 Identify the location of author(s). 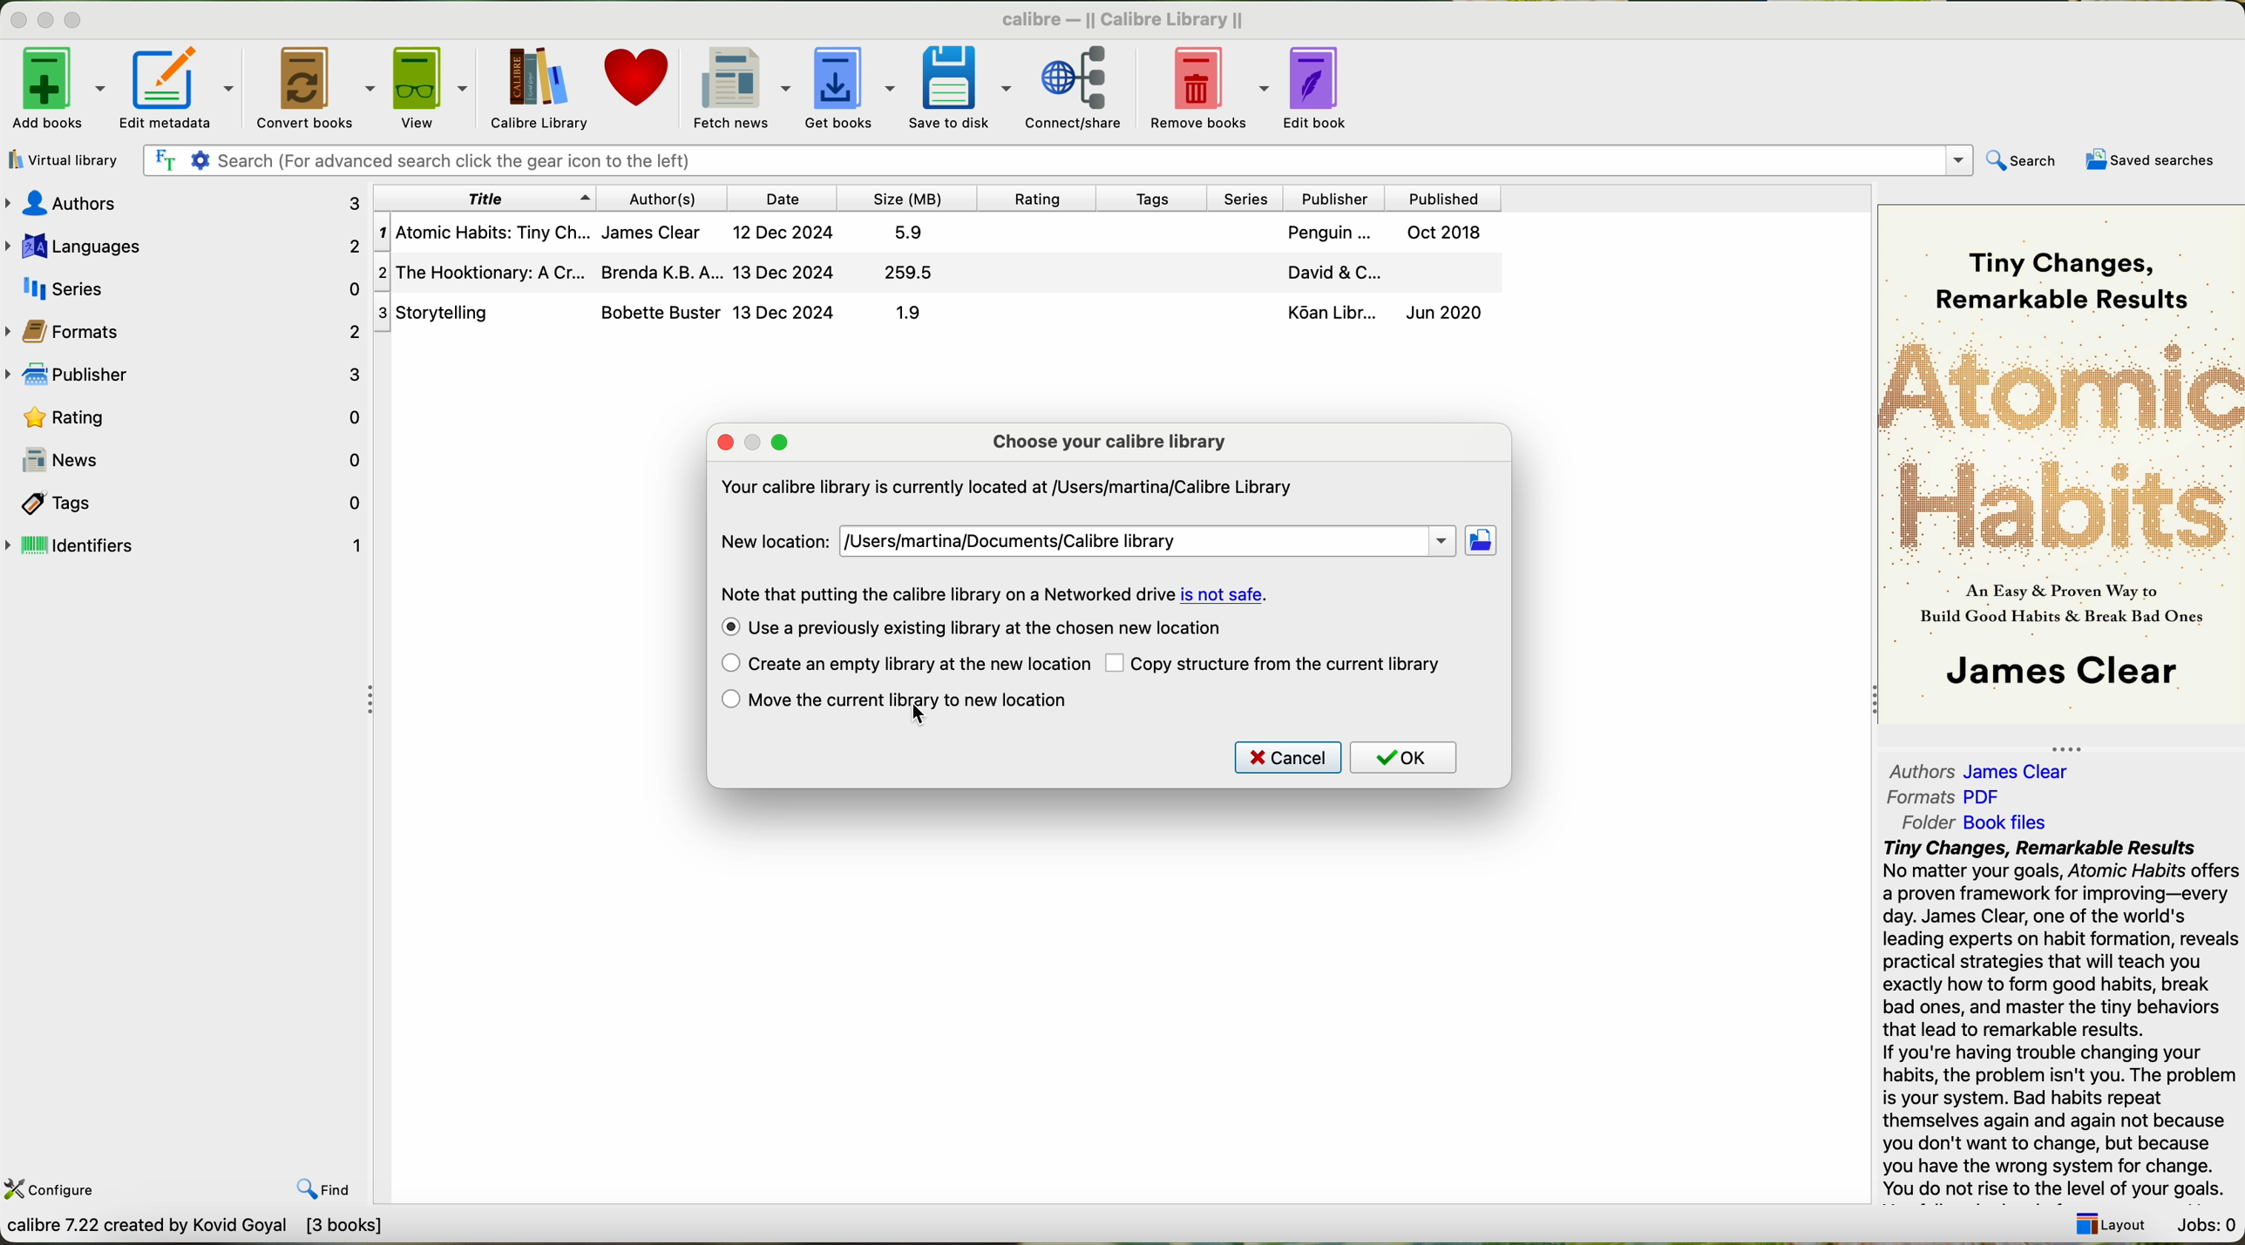
(663, 199).